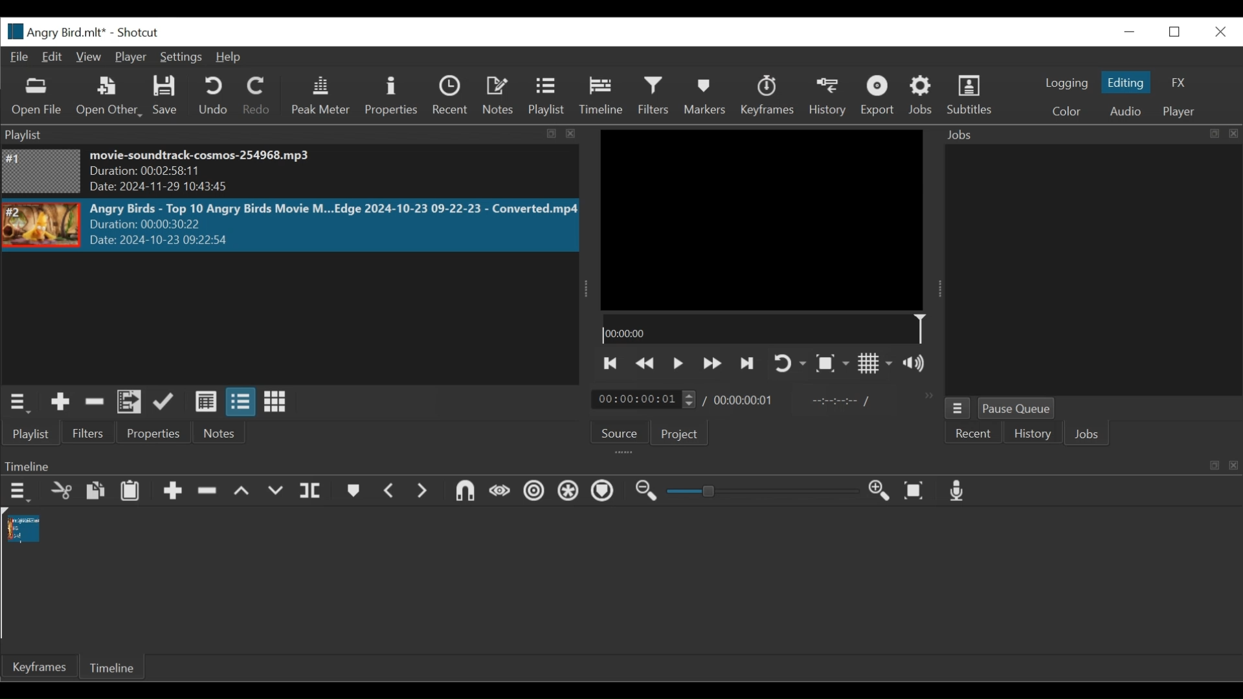 The image size is (1243, 699). What do you see at coordinates (420, 491) in the screenshot?
I see `Next Marker` at bounding box center [420, 491].